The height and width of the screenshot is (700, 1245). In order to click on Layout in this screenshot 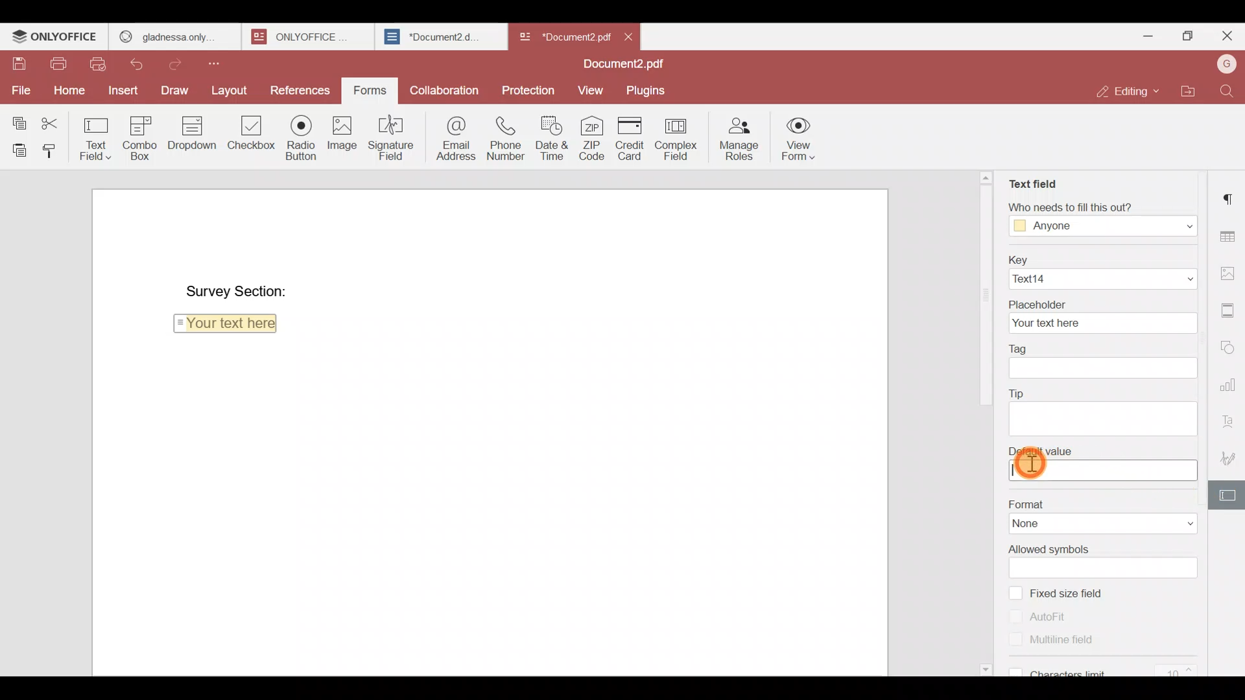, I will do `click(230, 87)`.